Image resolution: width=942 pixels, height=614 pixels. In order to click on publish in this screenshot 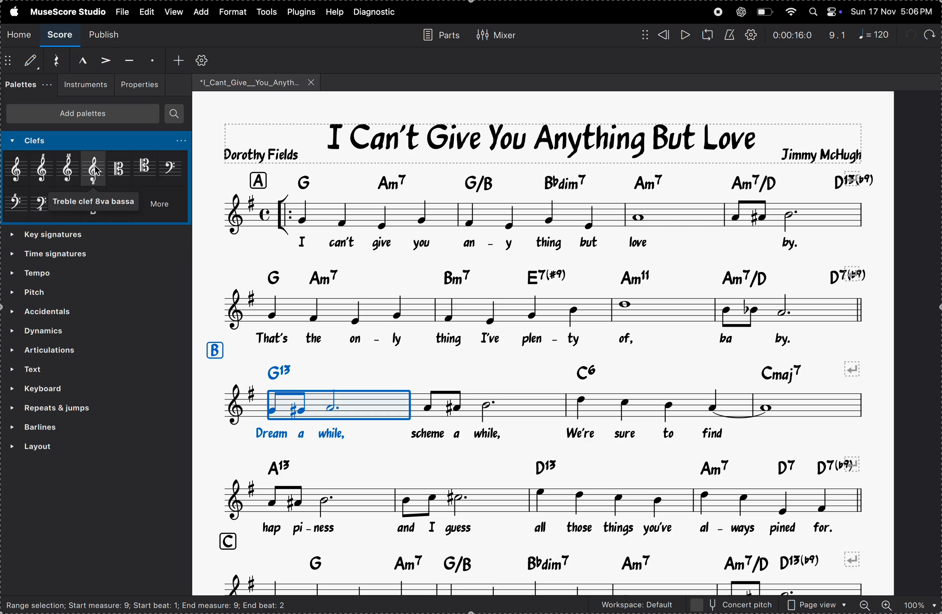, I will do `click(109, 34)`.